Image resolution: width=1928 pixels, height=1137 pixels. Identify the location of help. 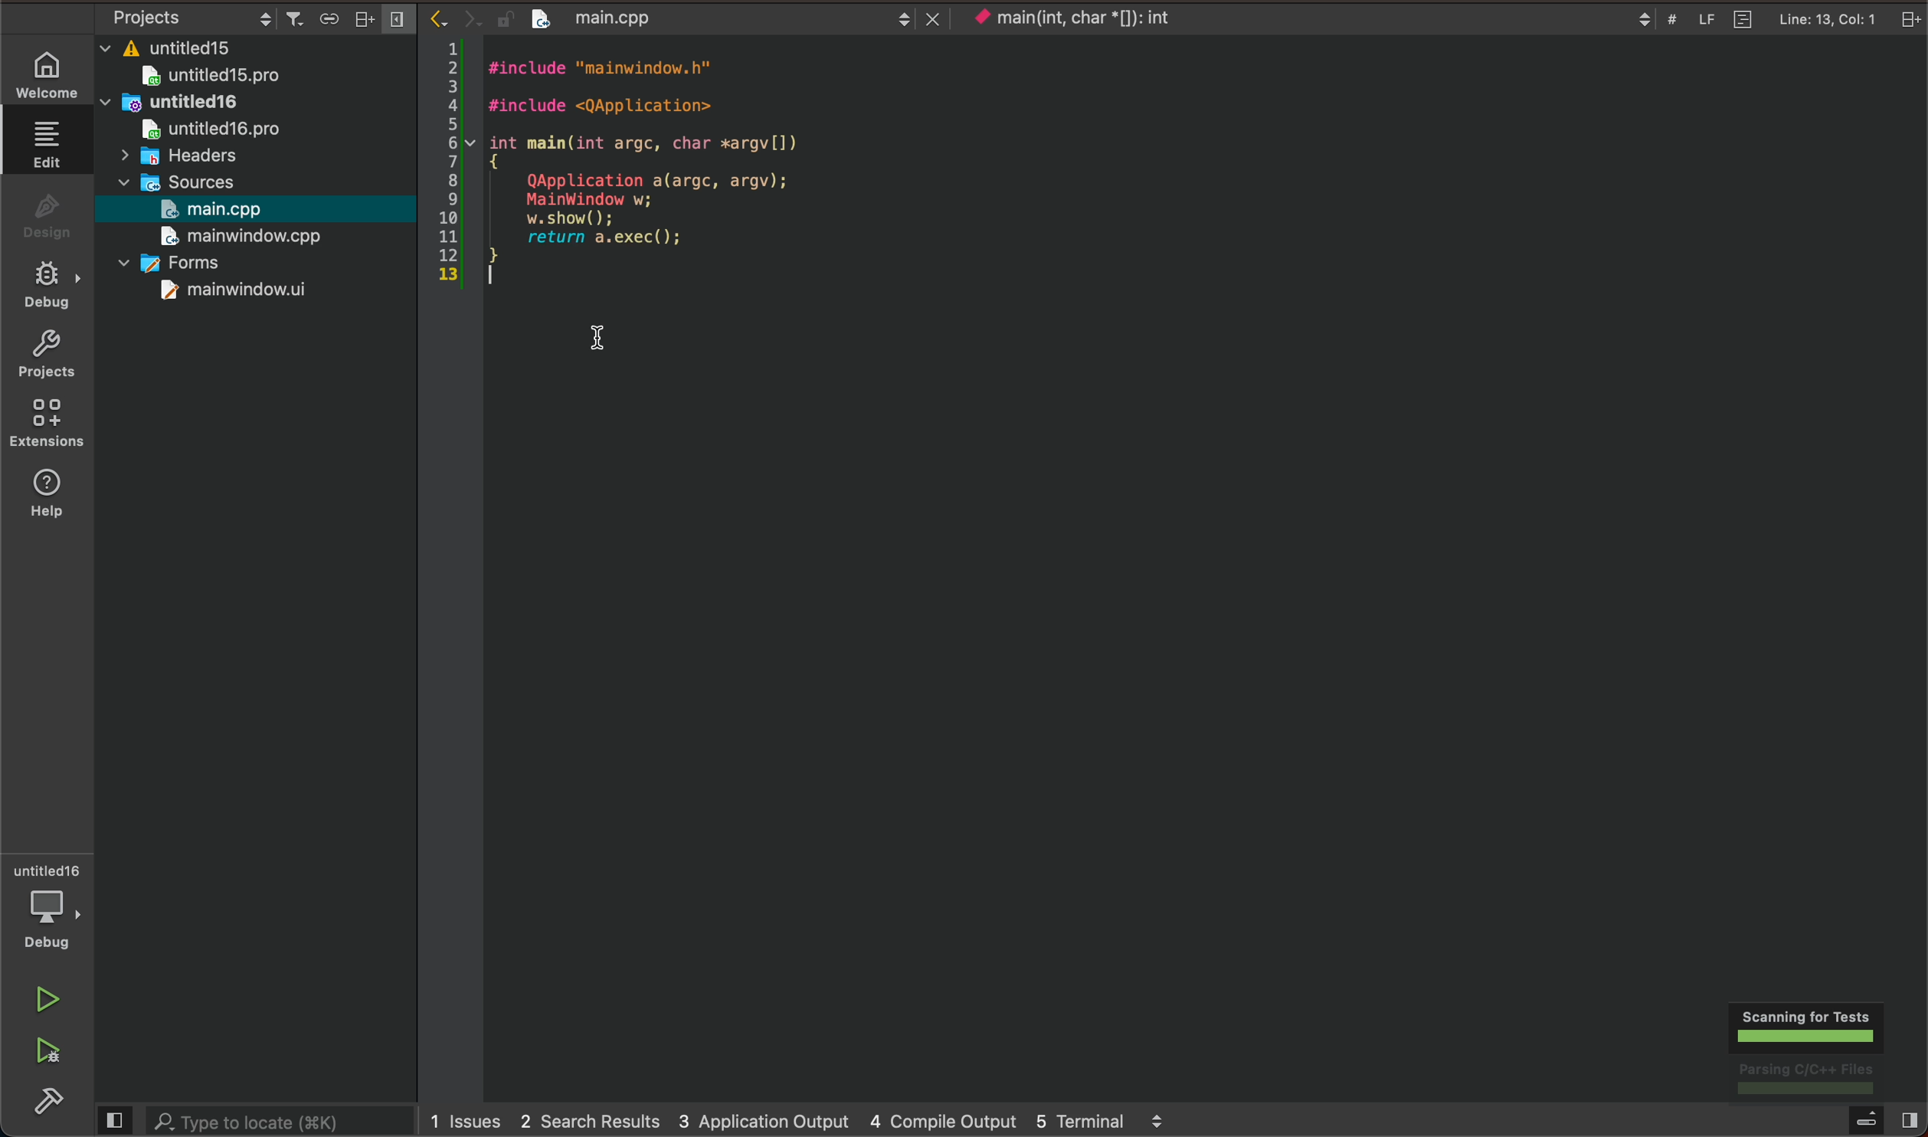
(51, 493).